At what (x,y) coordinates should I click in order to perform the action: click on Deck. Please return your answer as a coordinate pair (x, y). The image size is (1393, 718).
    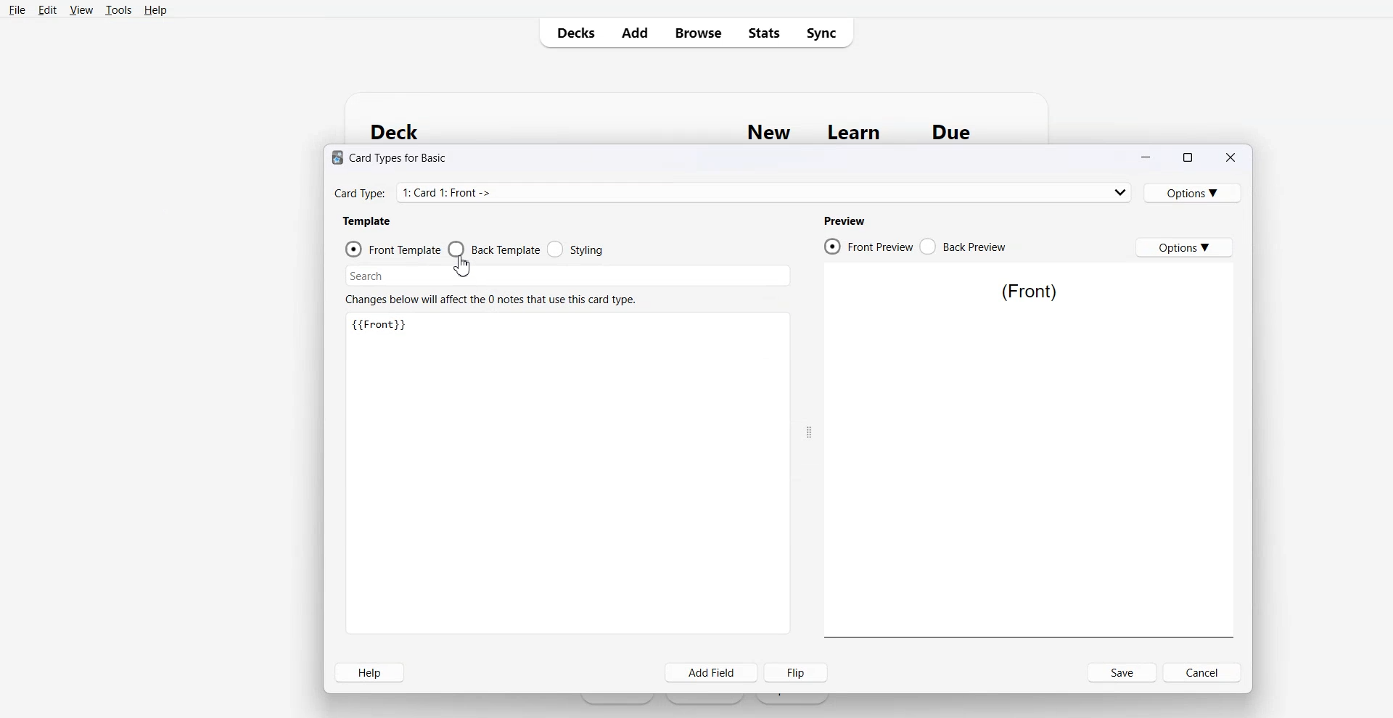
    Looking at the image, I should click on (402, 131).